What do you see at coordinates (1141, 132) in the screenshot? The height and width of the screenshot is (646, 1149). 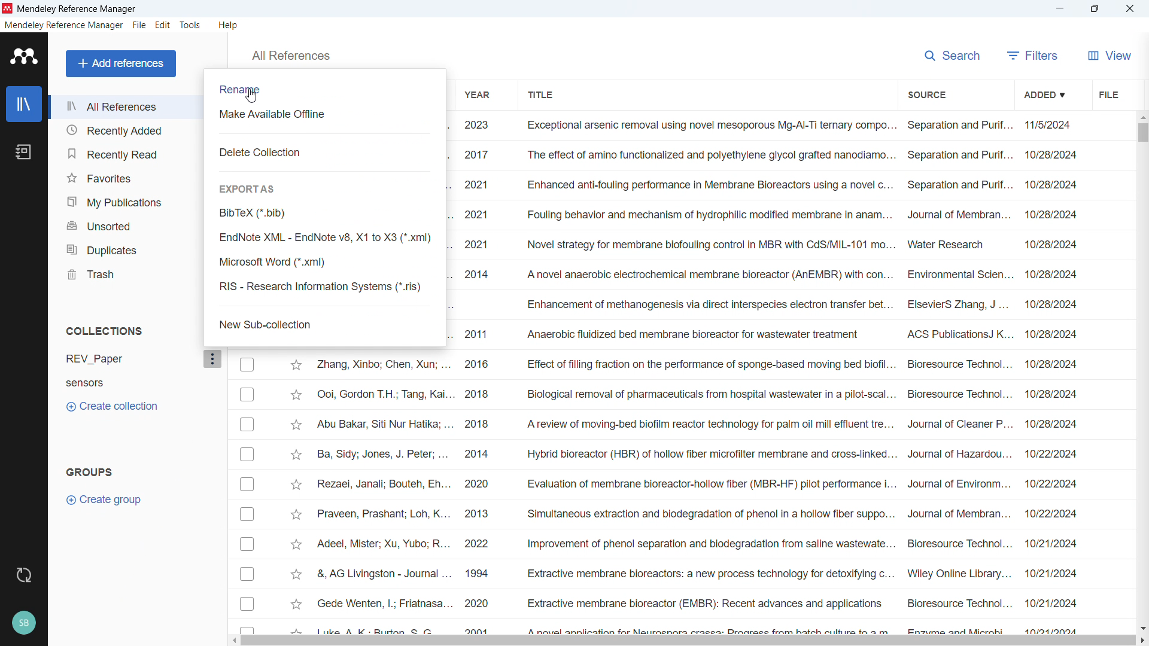 I see `Vertical scroll bar ` at bounding box center [1141, 132].